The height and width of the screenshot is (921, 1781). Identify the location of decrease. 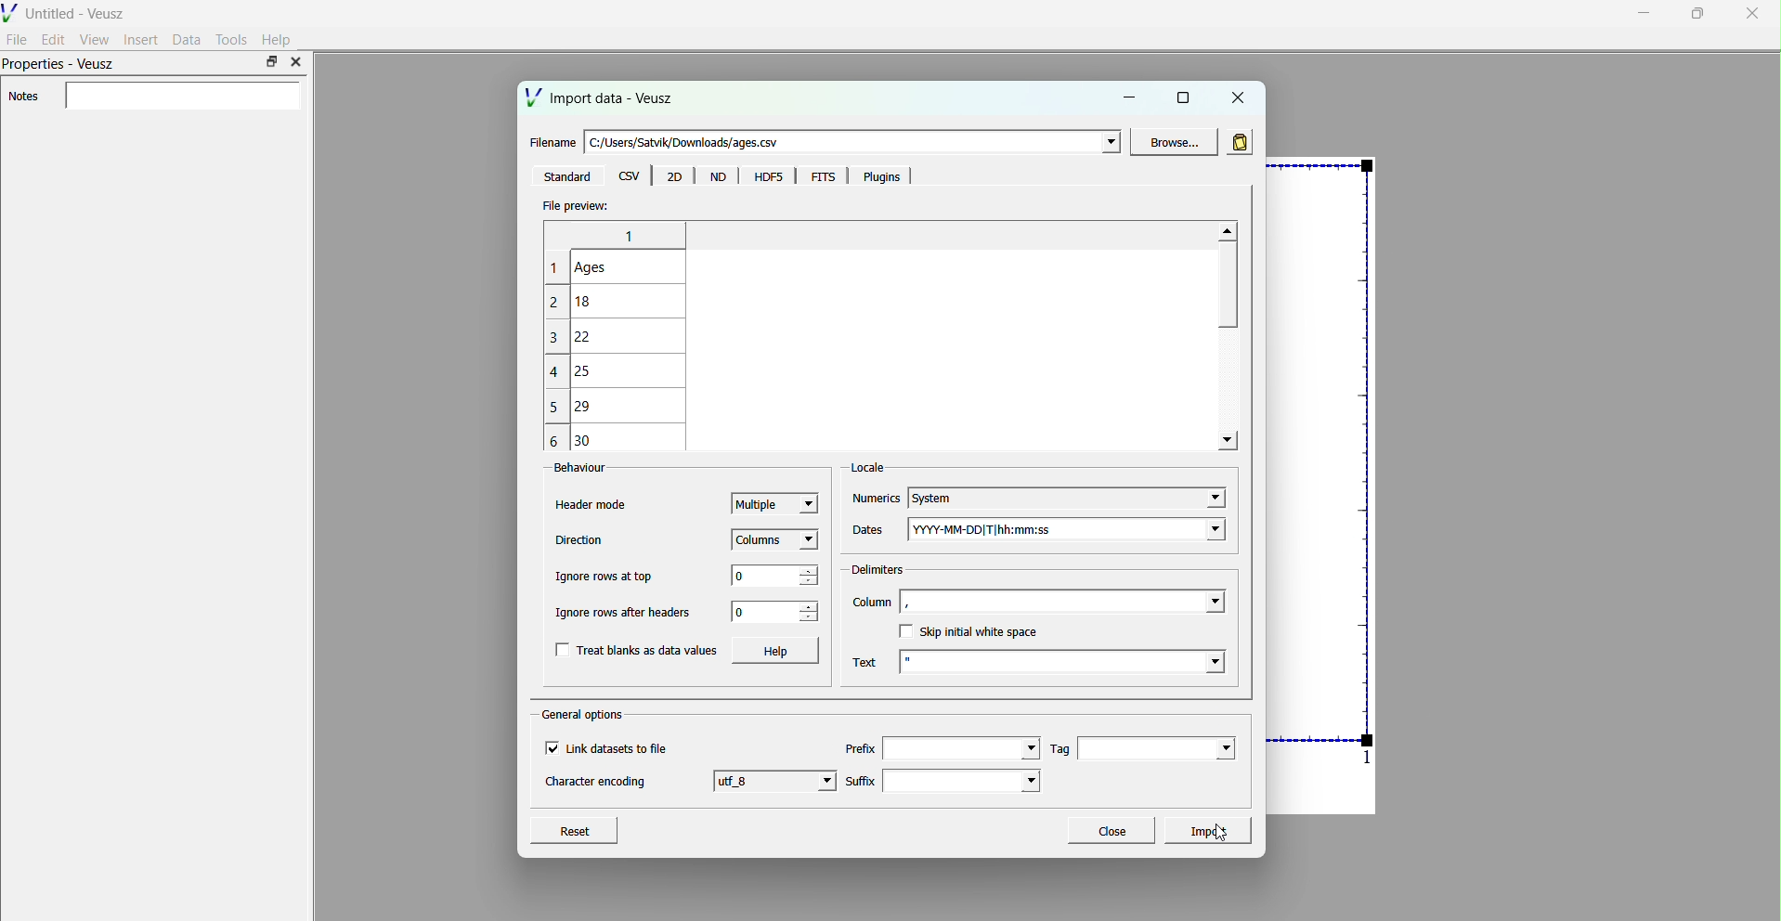
(810, 583).